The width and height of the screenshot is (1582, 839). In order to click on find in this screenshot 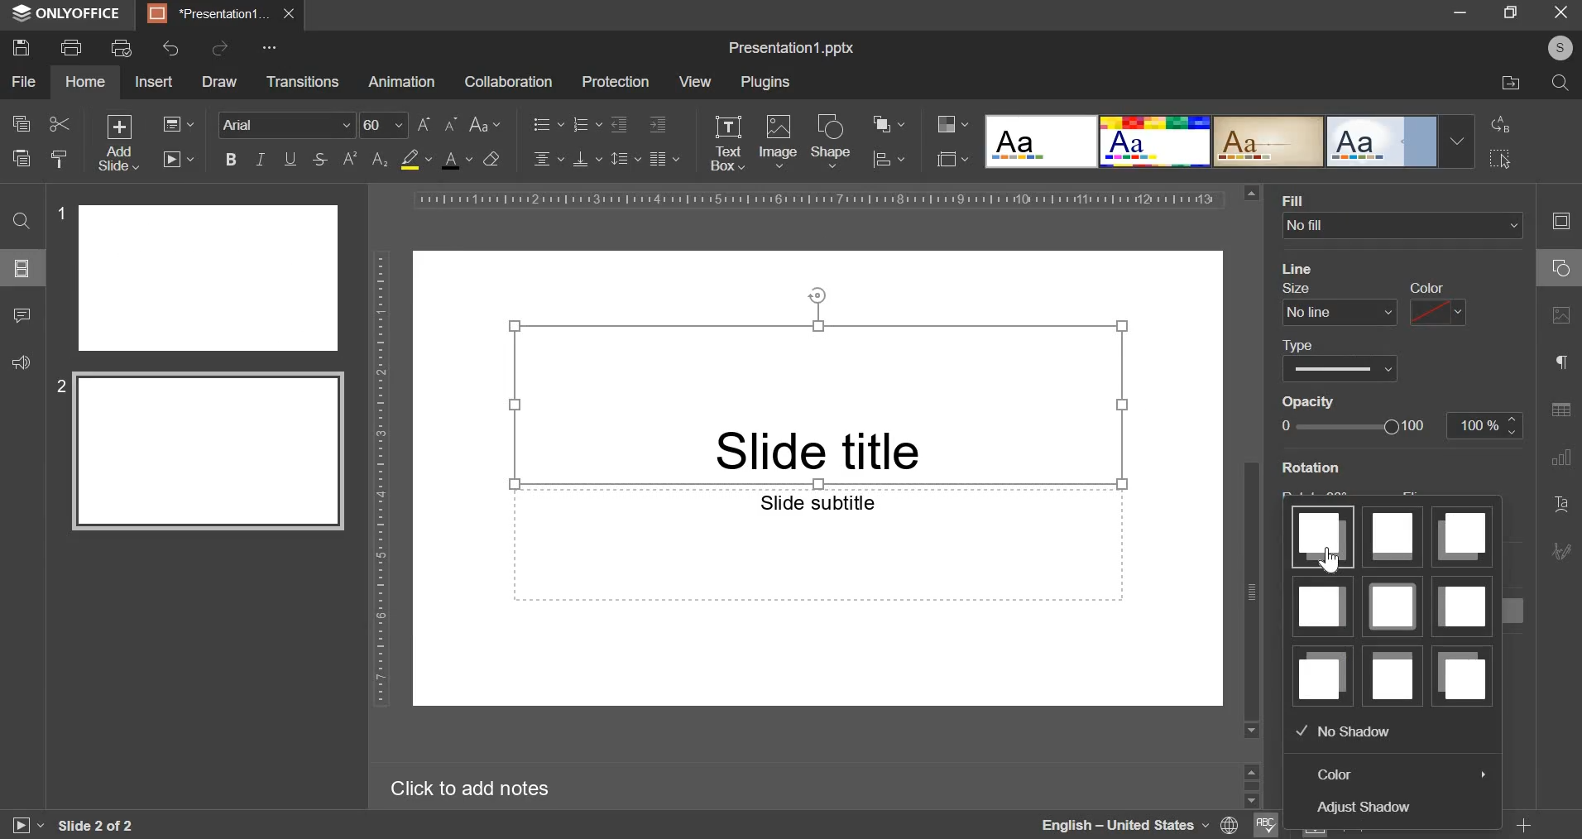, I will do `click(21, 220)`.